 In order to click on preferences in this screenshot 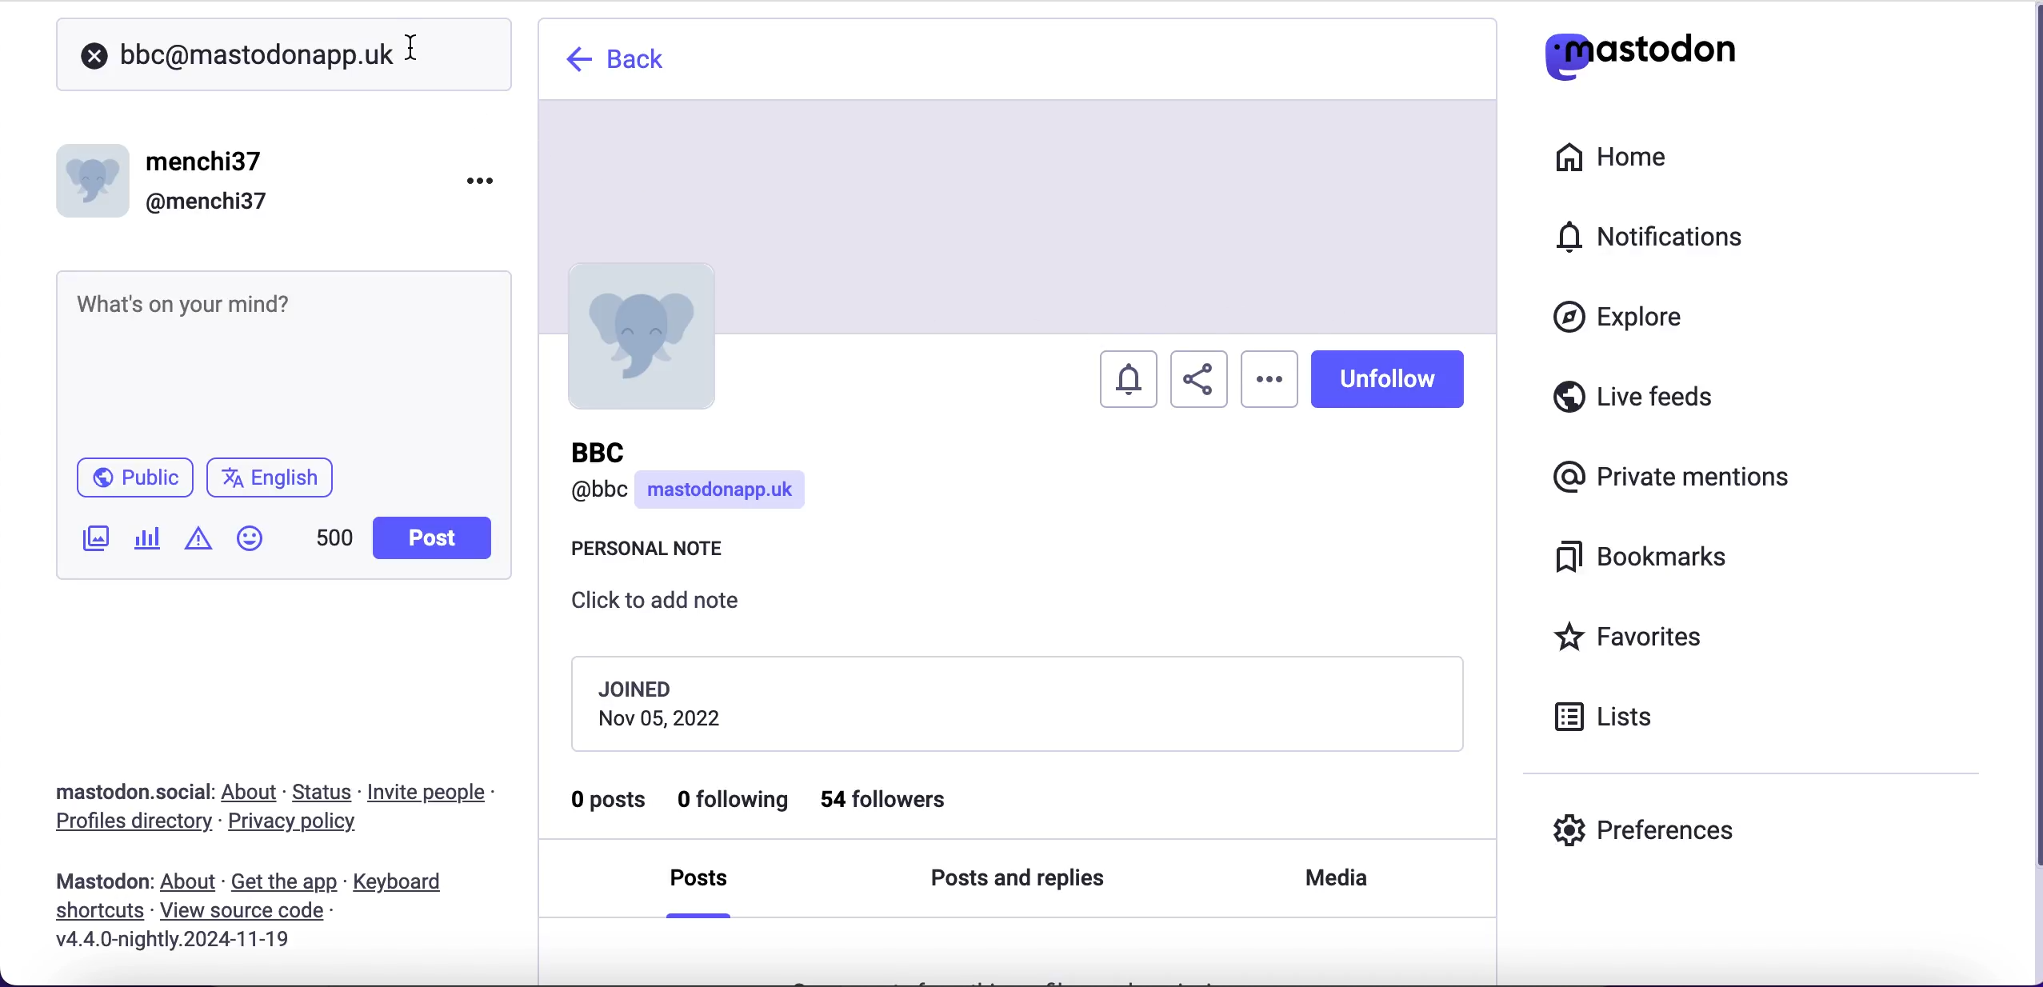, I will do `click(1645, 829)`.